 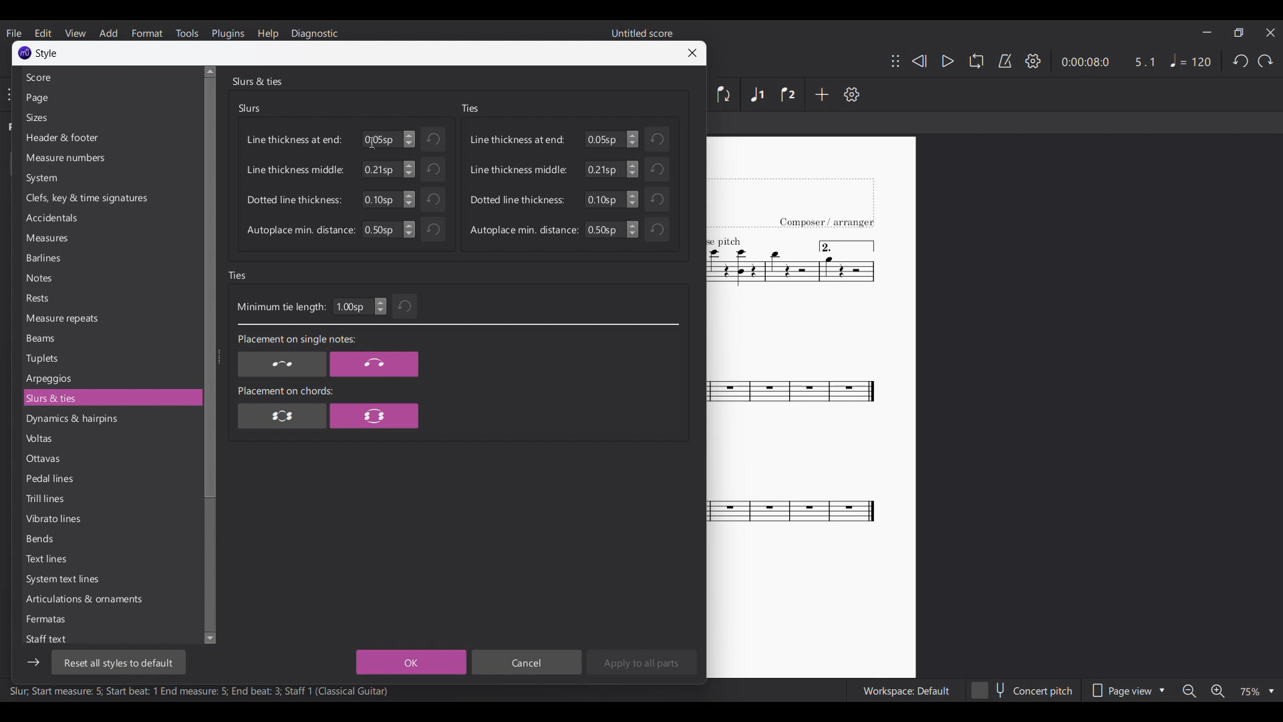 What do you see at coordinates (604, 139) in the screenshot?
I see `Input numbers for line thickness at end` at bounding box center [604, 139].